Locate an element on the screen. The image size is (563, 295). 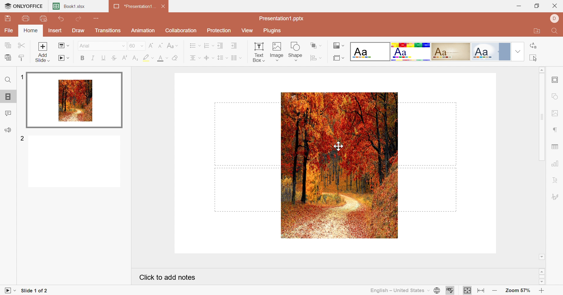
Bullets is located at coordinates (195, 46).